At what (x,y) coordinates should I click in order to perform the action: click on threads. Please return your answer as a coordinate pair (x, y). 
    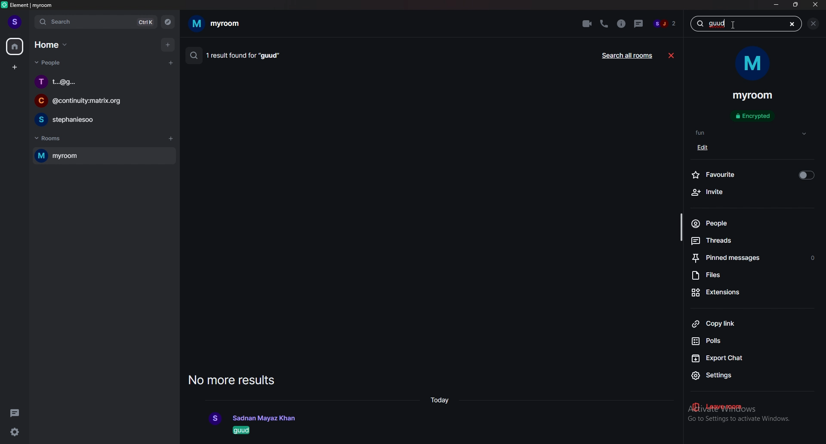
    Looking at the image, I should click on (16, 413).